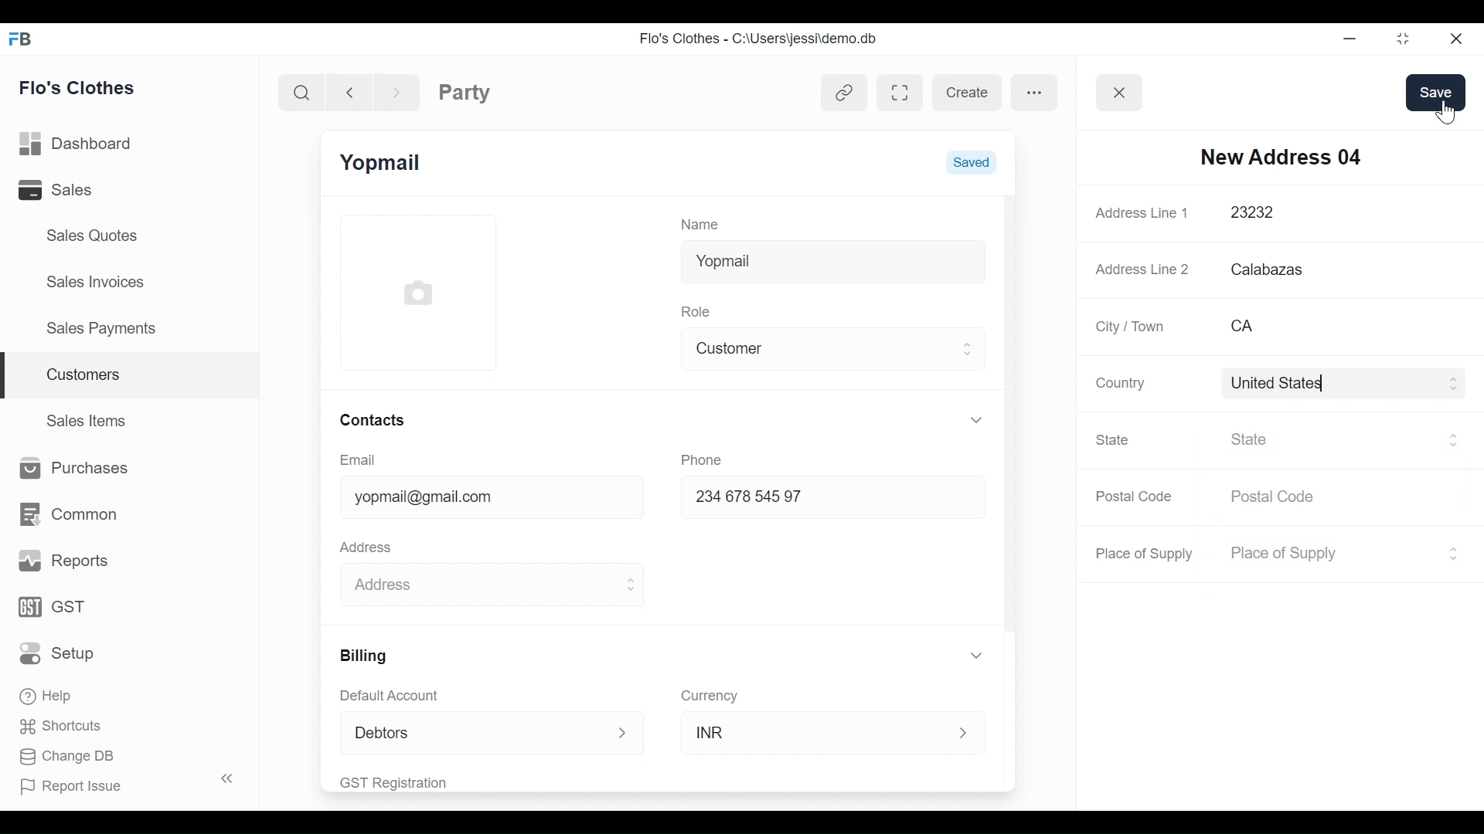  I want to click on United States, so click(1331, 383).